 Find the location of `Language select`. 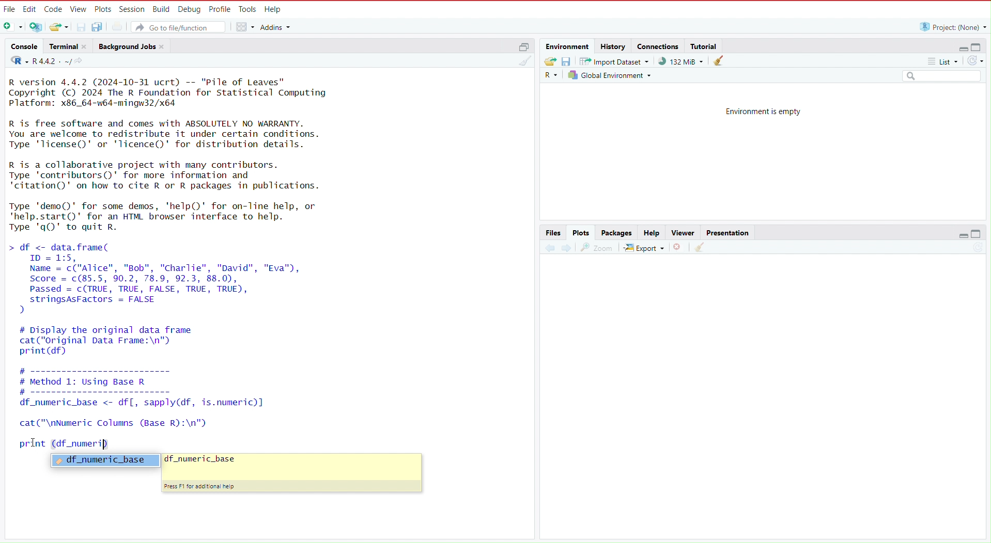

Language select is located at coordinates (550, 75).